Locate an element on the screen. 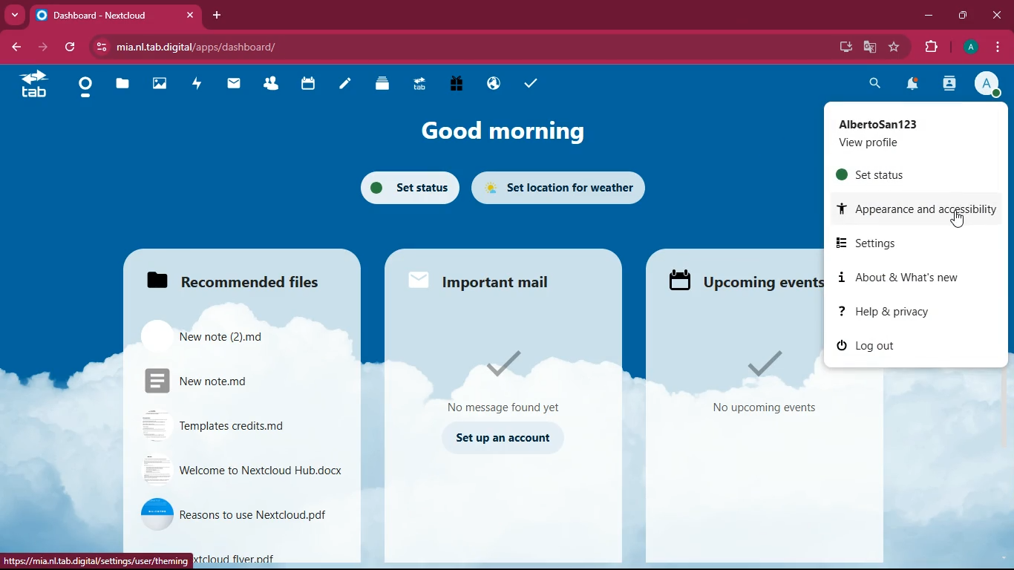  close is located at coordinates (999, 16).